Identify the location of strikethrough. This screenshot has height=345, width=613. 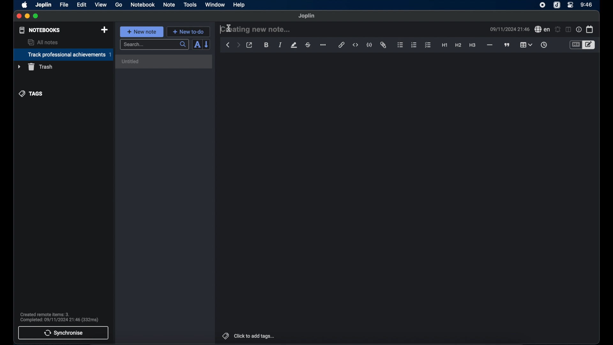
(308, 45).